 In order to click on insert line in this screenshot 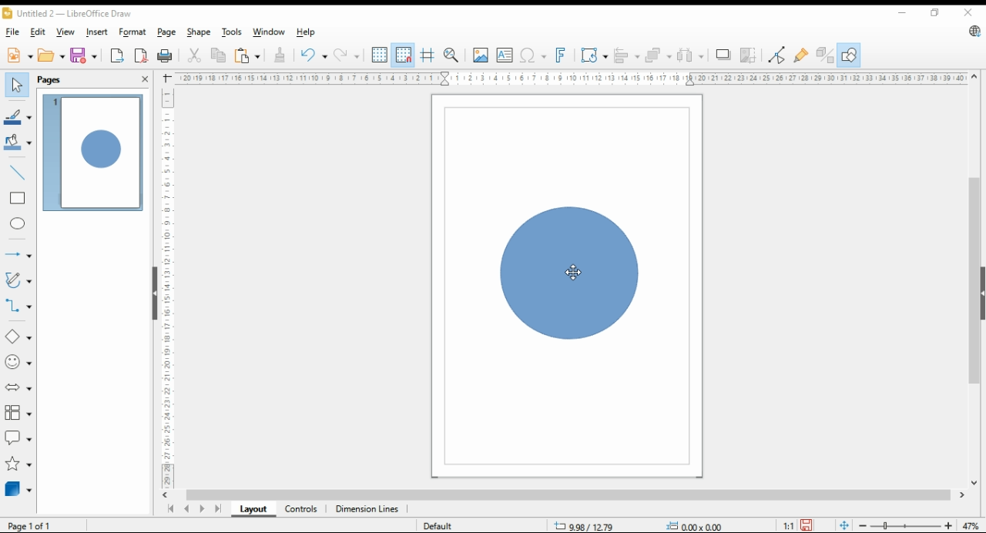, I will do `click(18, 173)`.